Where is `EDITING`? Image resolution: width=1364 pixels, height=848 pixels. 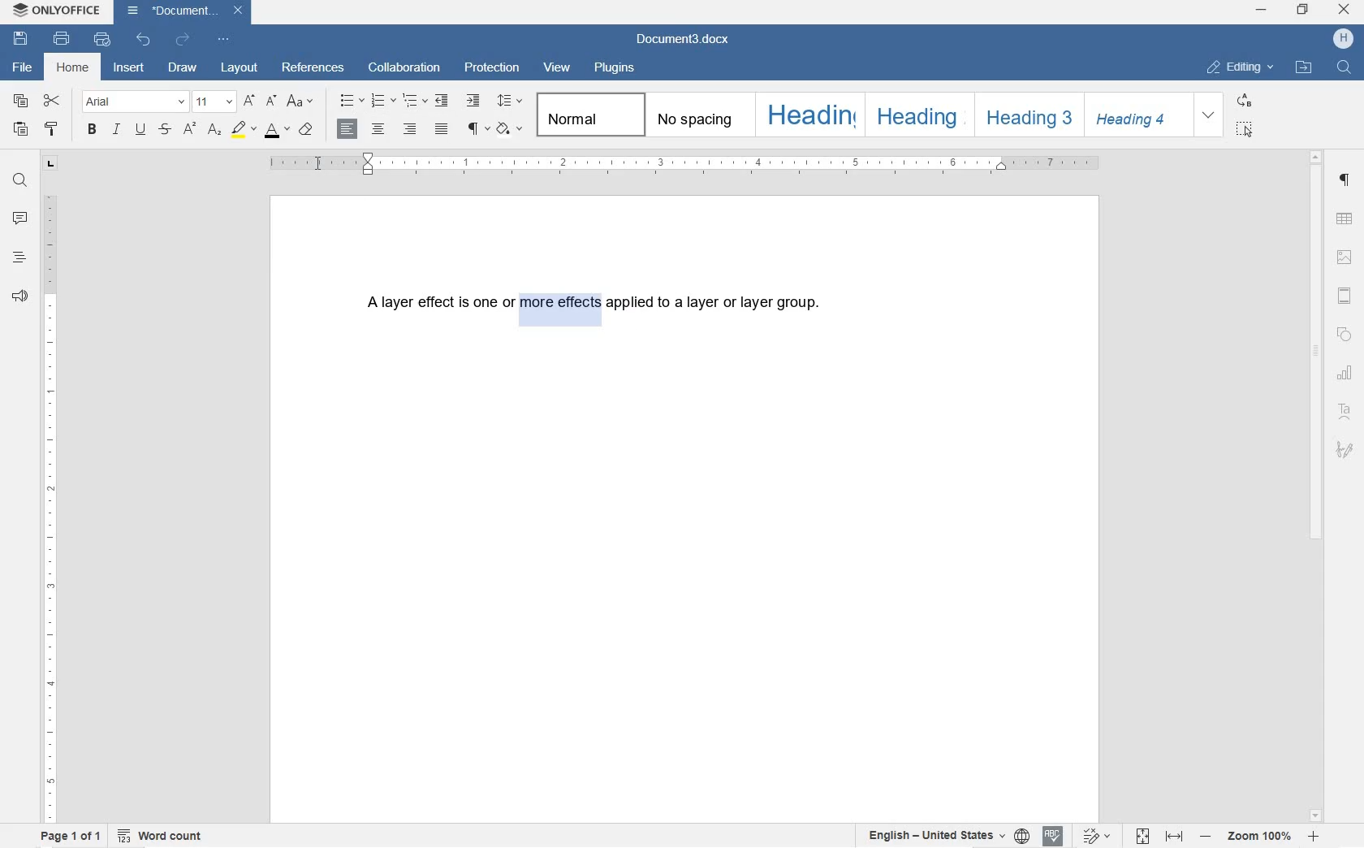 EDITING is located at coordinates (1241, 63).